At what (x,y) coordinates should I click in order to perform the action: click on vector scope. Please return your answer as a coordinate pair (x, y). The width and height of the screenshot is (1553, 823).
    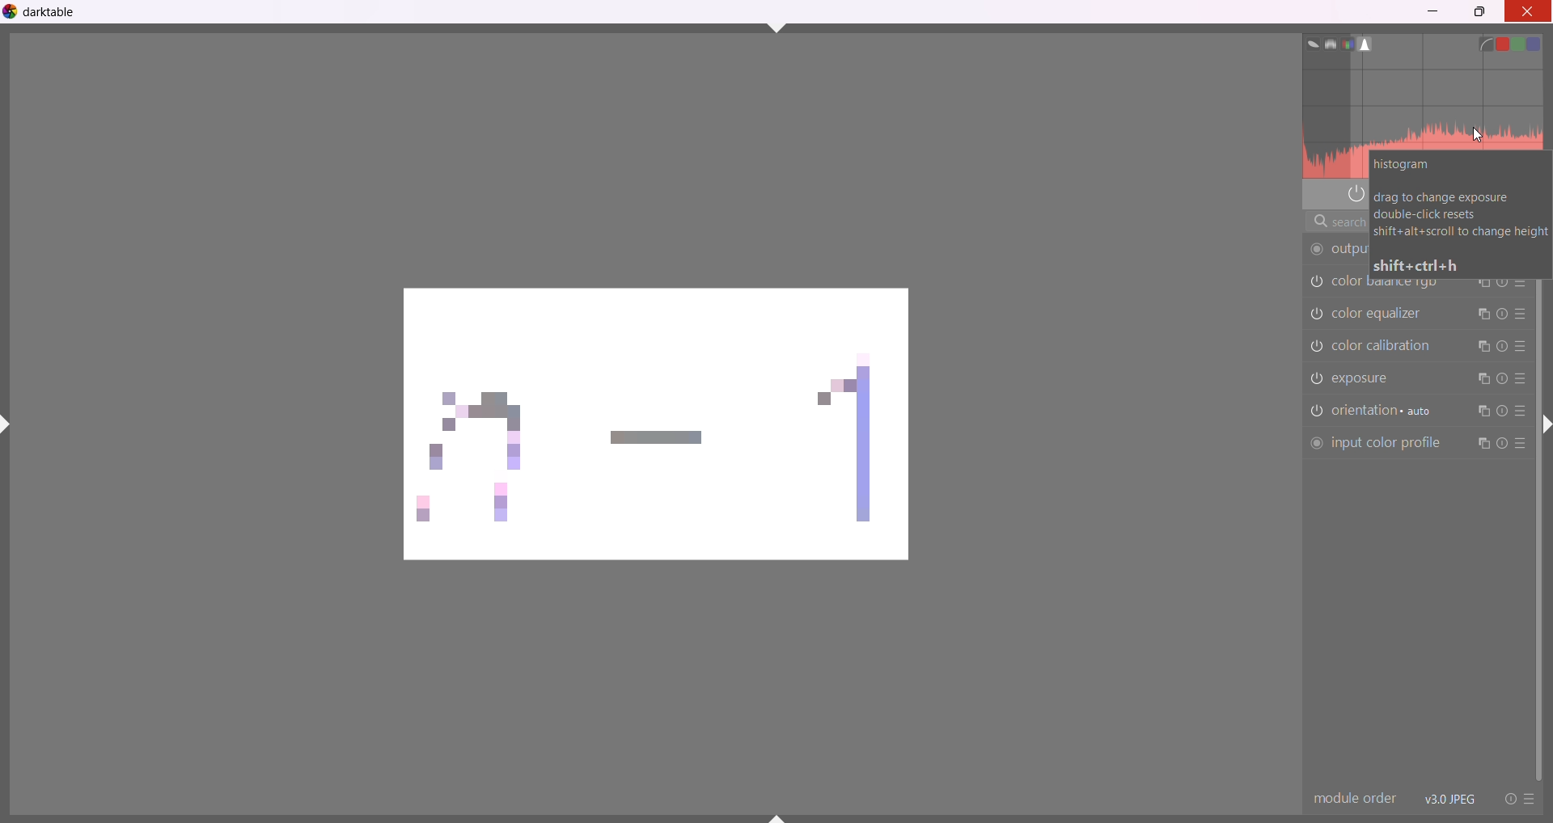
    Looking at the image, I should click on (1307, 42).